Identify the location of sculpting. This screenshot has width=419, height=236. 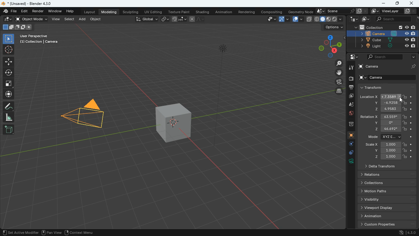
(131, 12).